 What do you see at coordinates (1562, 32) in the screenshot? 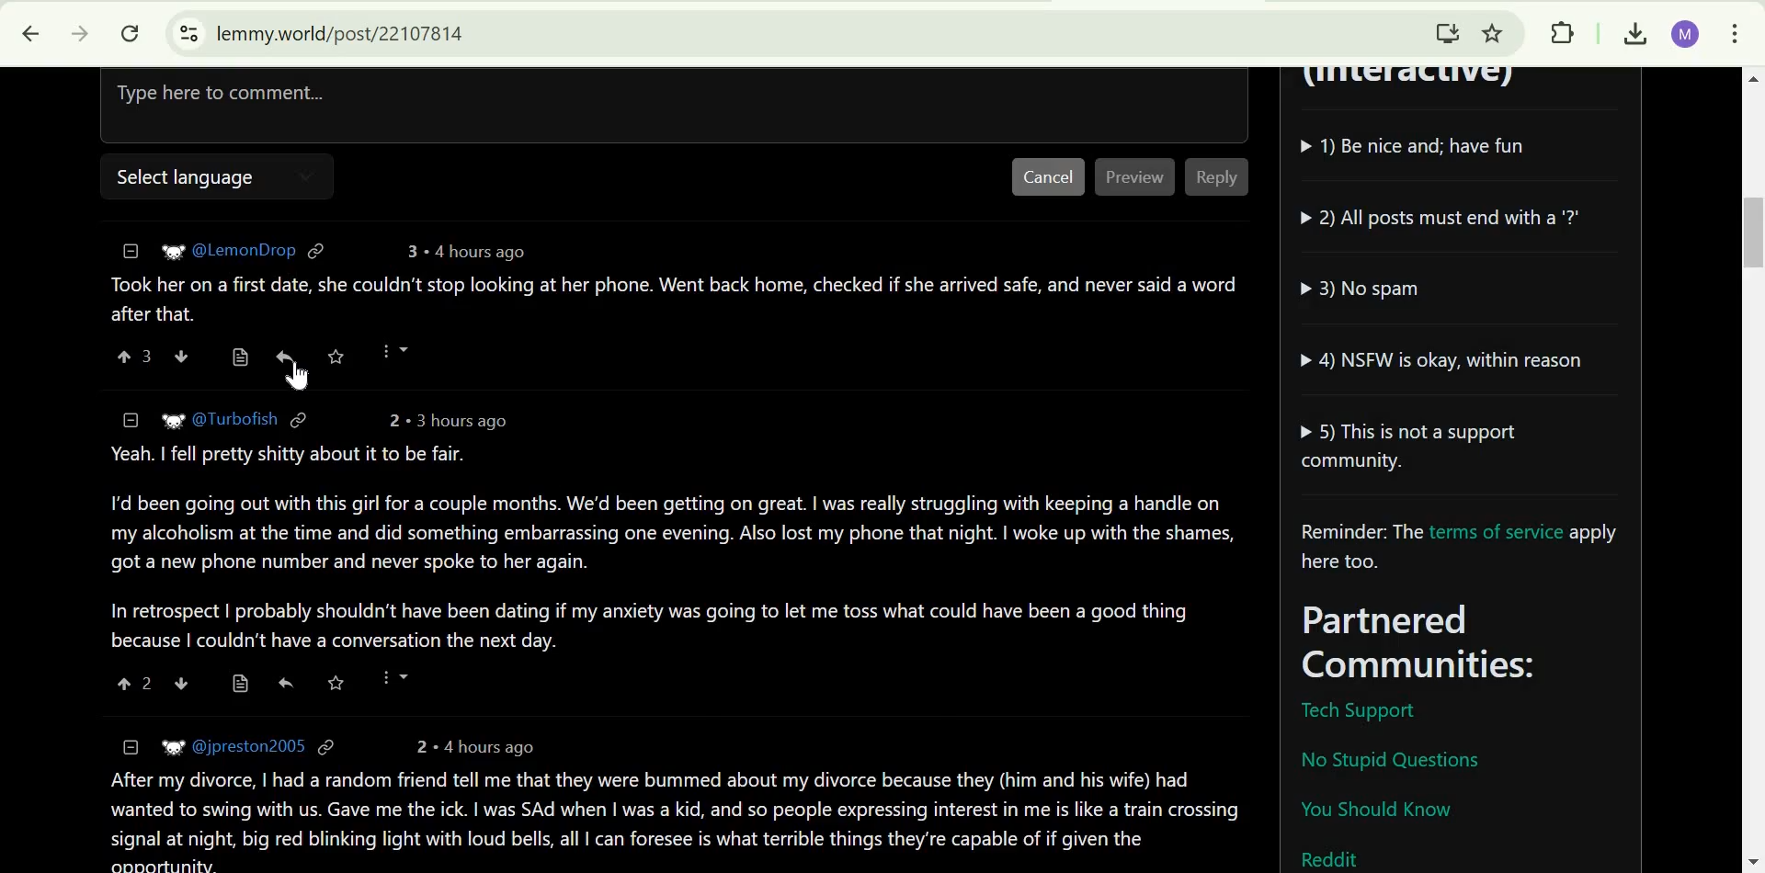
I see `Extensions` at bounding box center [1562, 32].